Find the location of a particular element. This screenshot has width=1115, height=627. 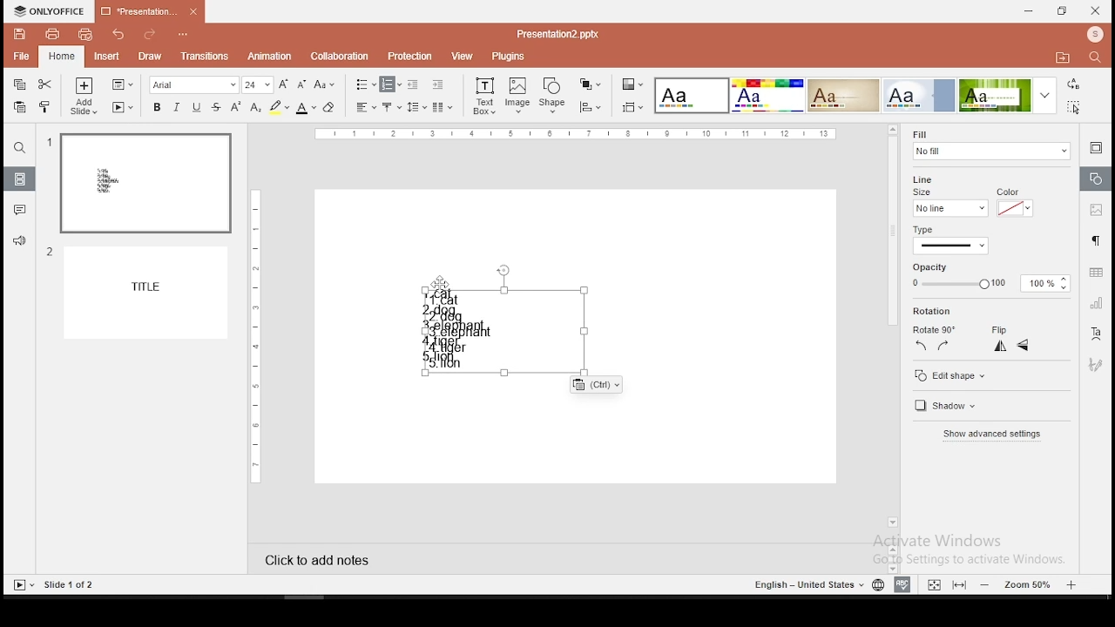

save is located at coordinates (19, 33).